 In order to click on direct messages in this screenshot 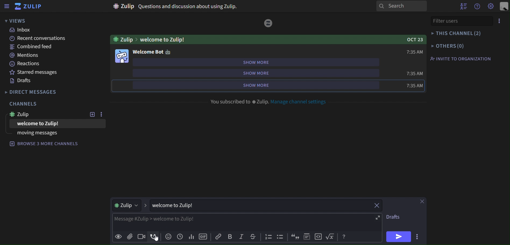, I will do `click(31, 92)`.